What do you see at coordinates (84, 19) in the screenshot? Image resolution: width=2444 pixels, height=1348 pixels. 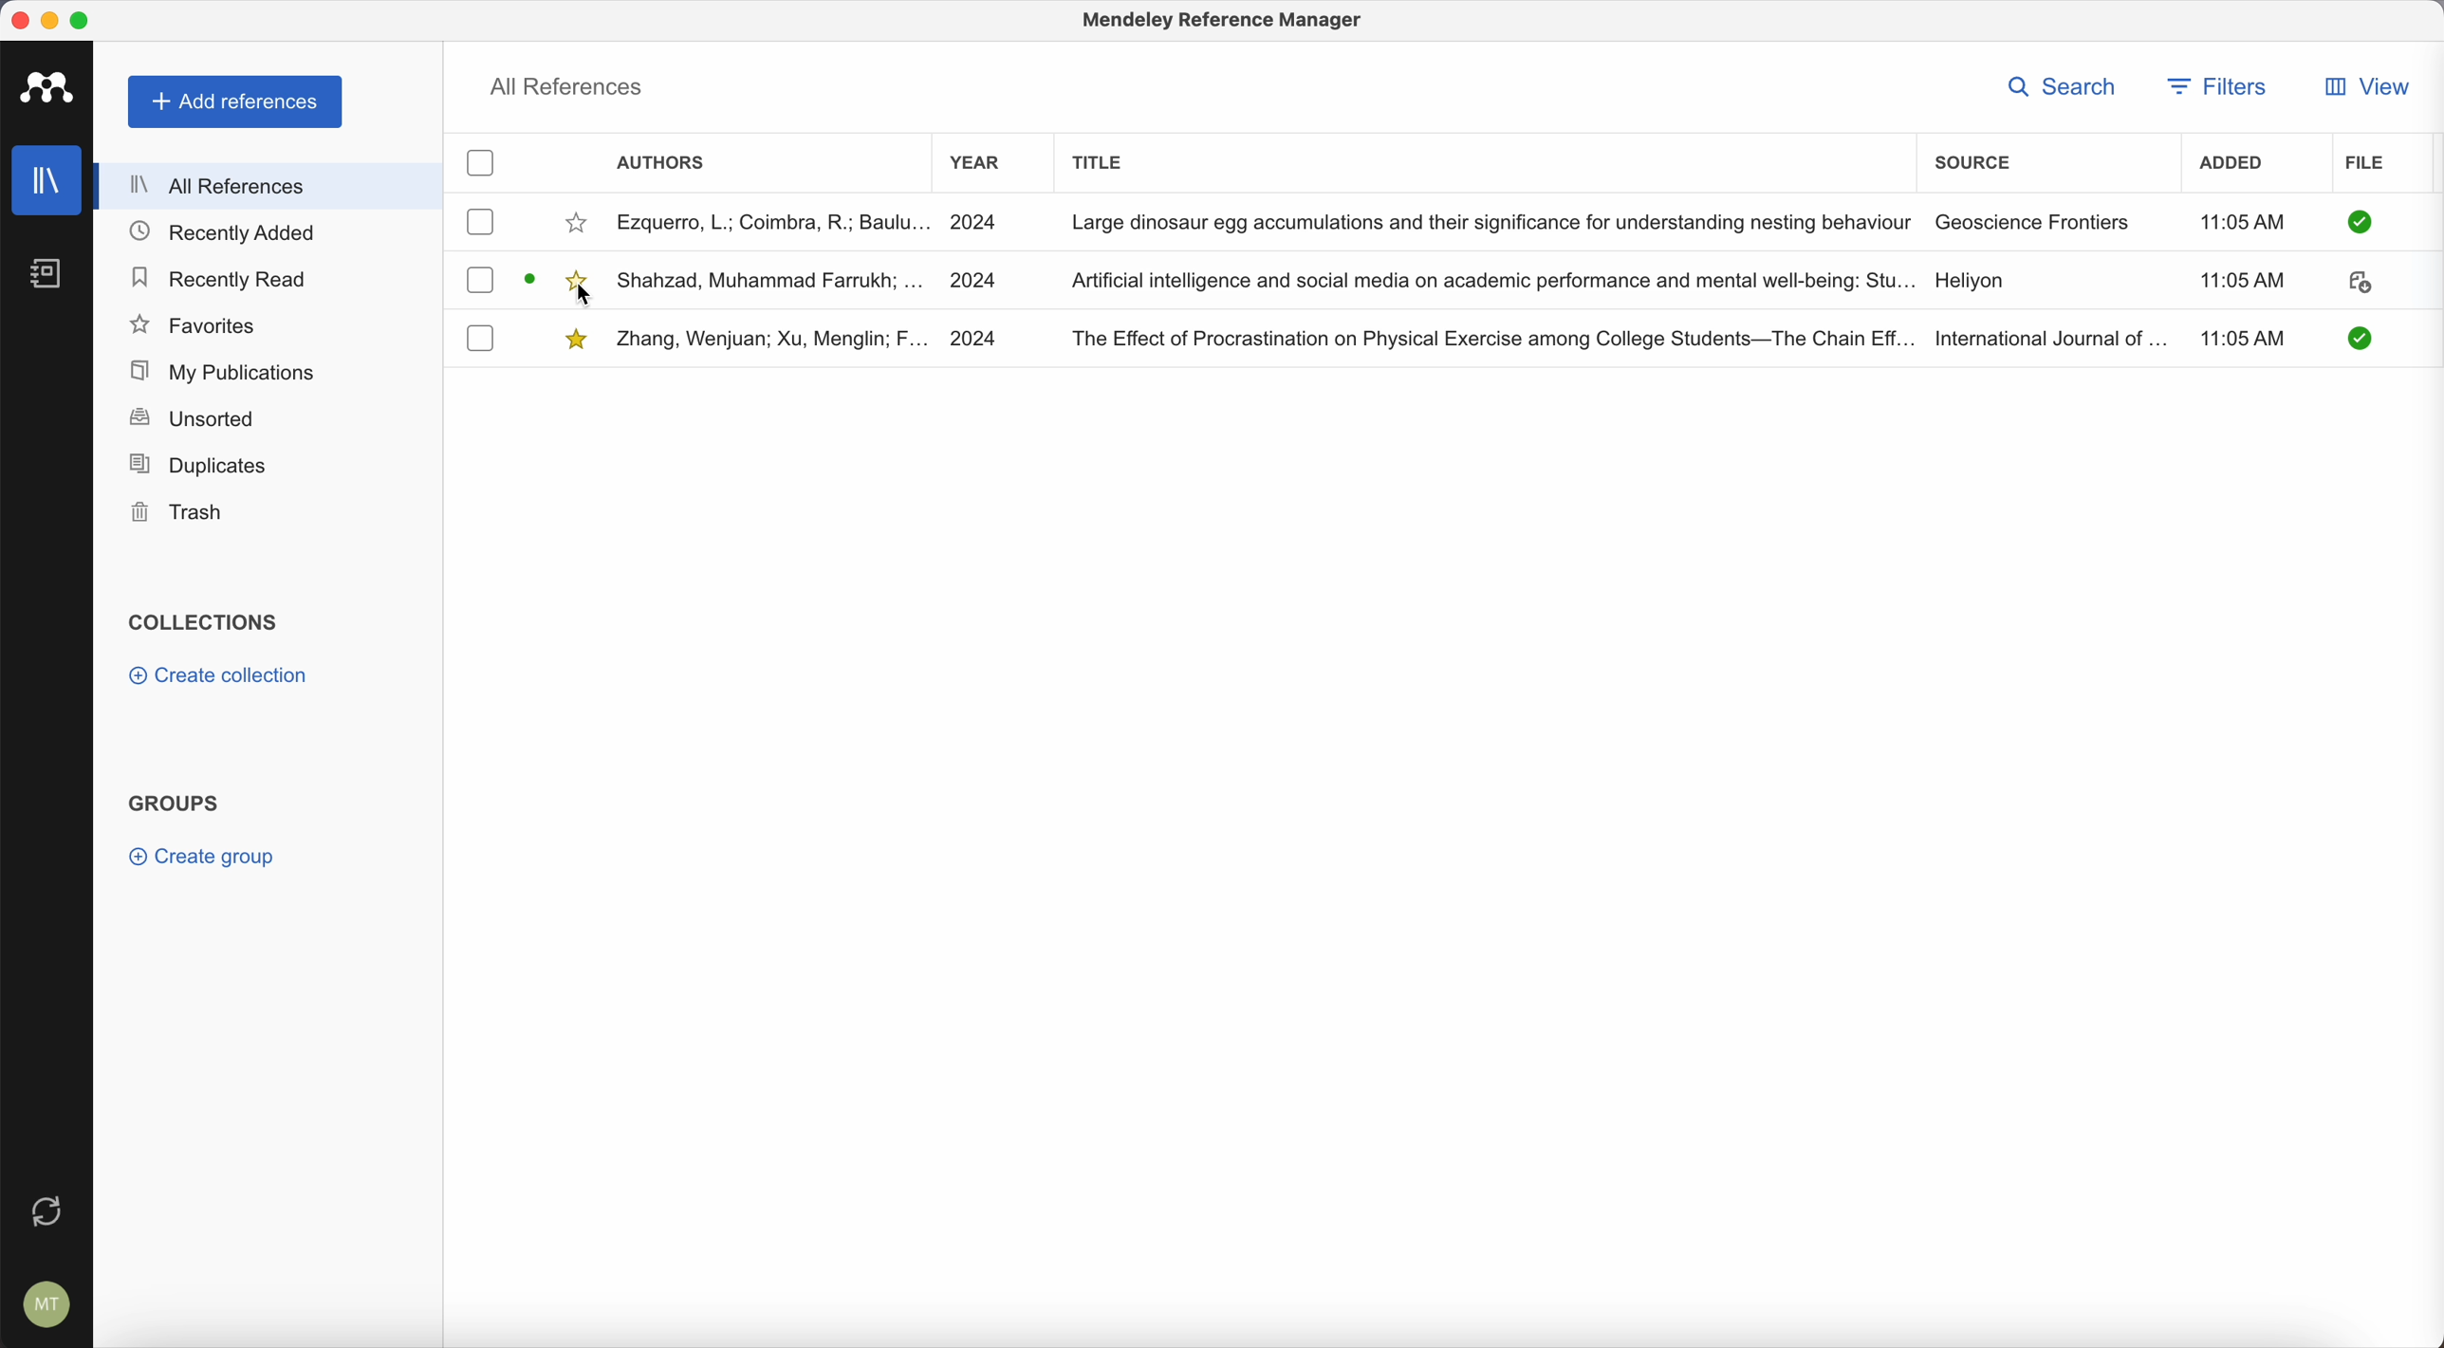 I see `maximize program` at bounding box center [84, 19].